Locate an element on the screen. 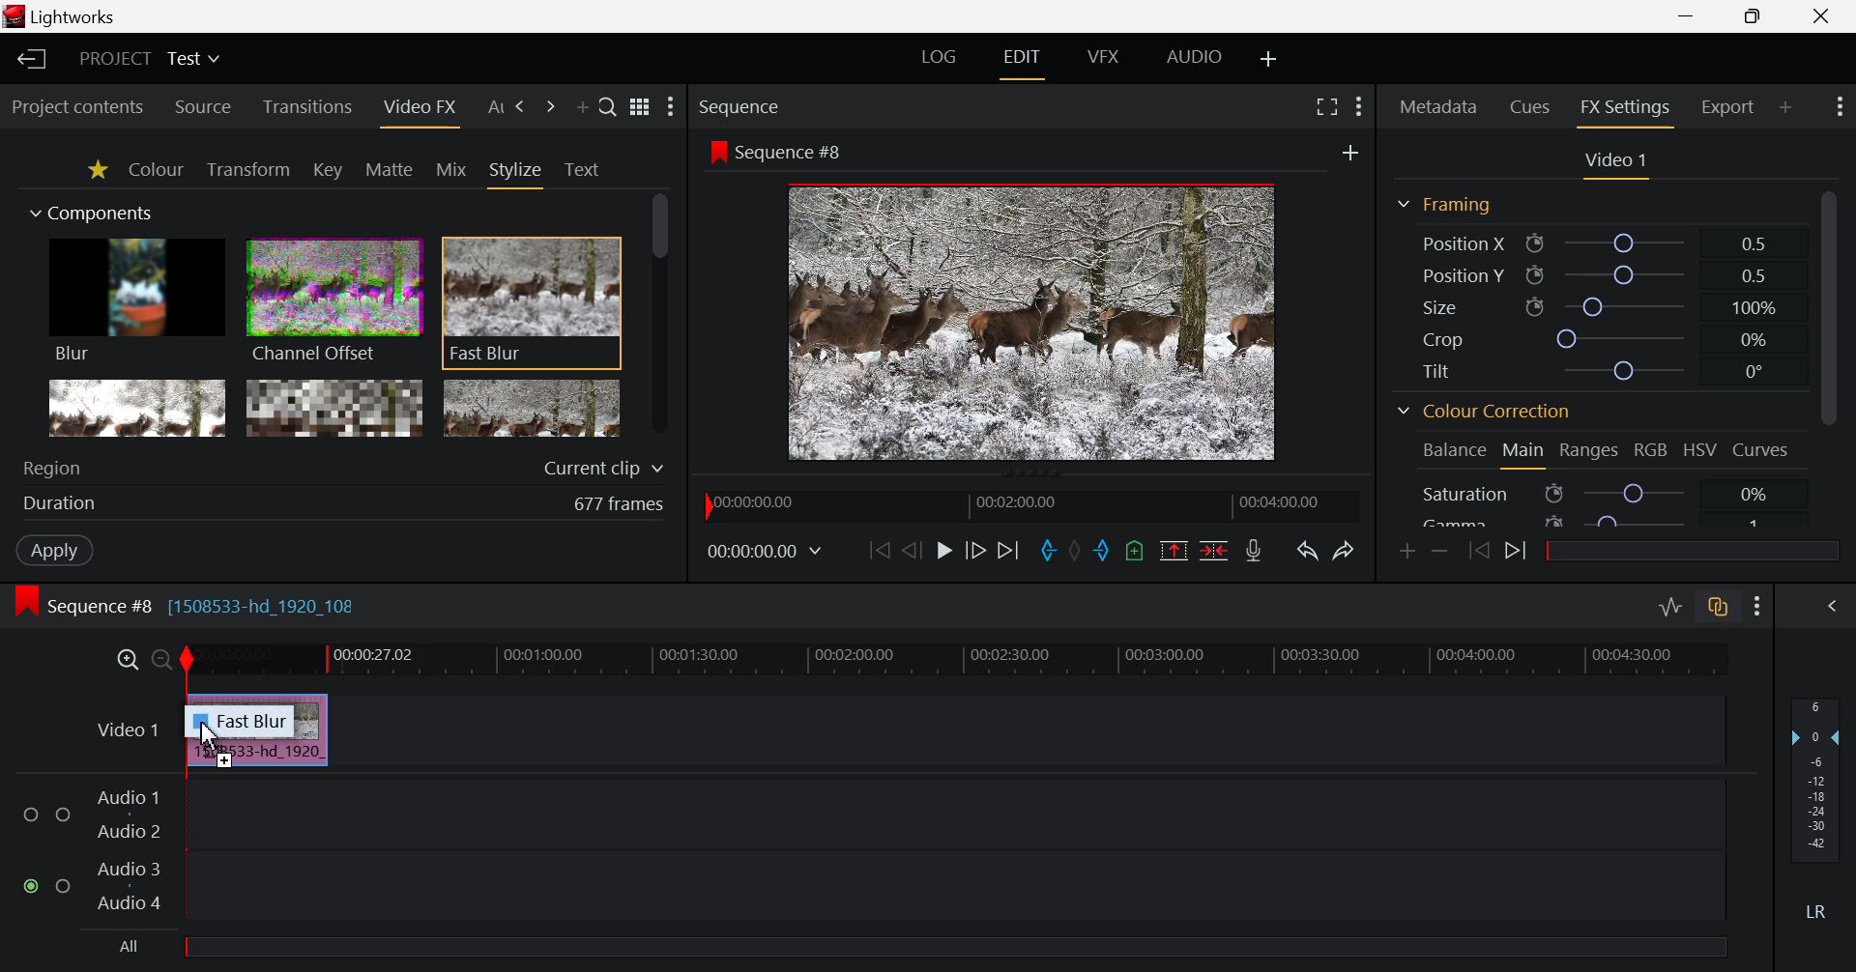 The height and width of the screenshot is (972, 1856). Add Panel is located at coordinates (1786, 107).